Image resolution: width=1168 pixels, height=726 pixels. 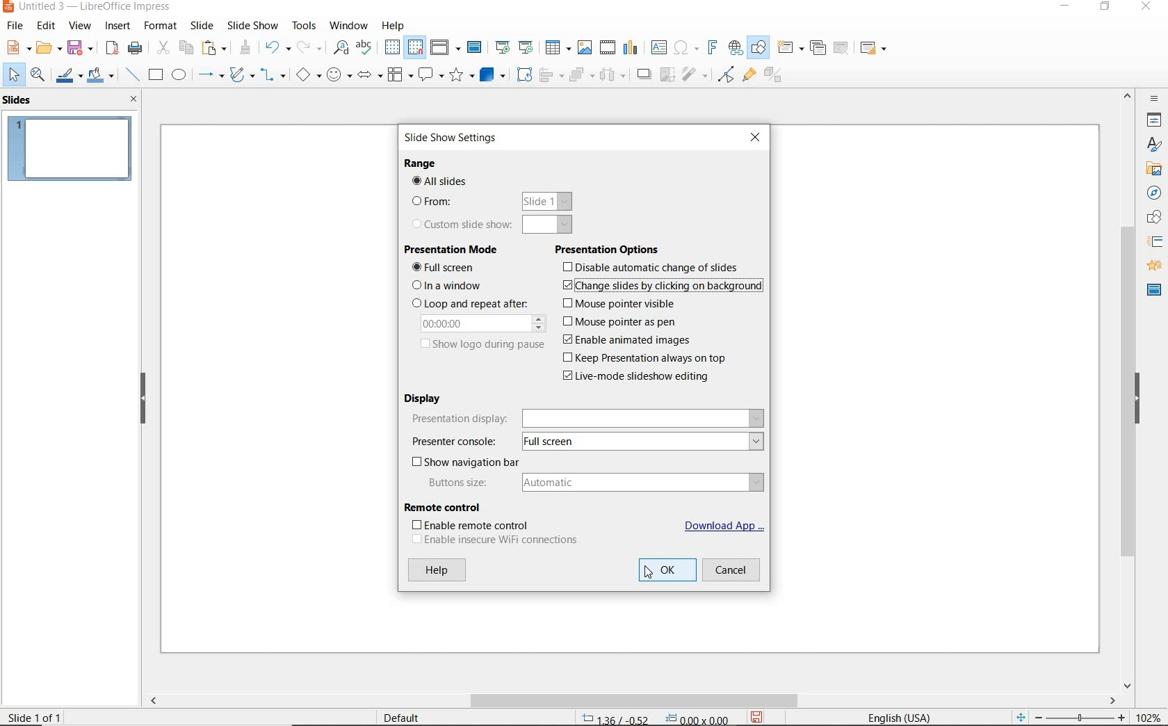 I want to click on OPEN, so click(x=48, y=47).